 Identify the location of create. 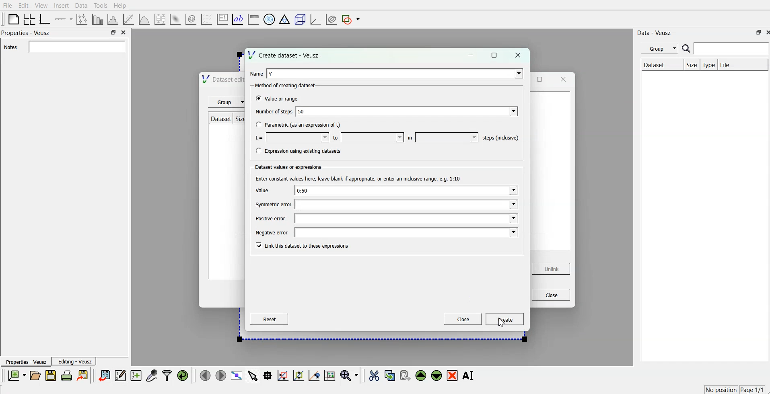
(506, 320).